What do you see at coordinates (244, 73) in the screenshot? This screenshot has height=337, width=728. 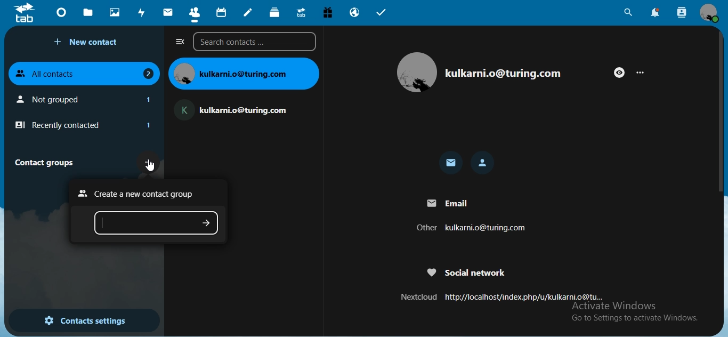 I see `kulkarni.o@turing.com` at bounding box center [244, 73].